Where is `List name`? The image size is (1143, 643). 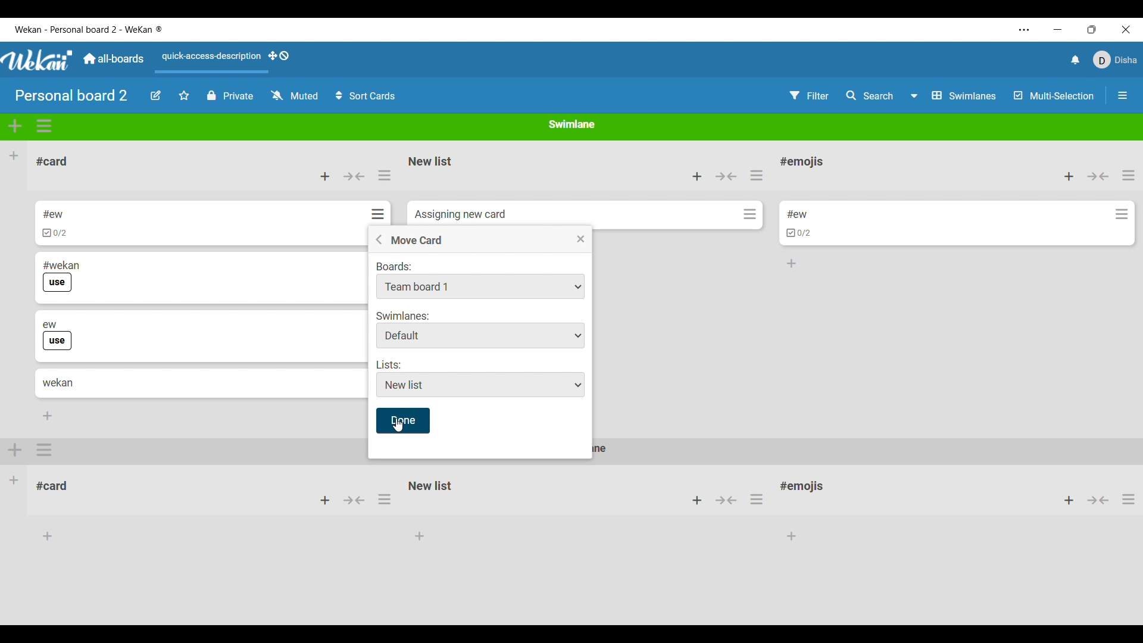
List name is located at coordinates (430, 161).